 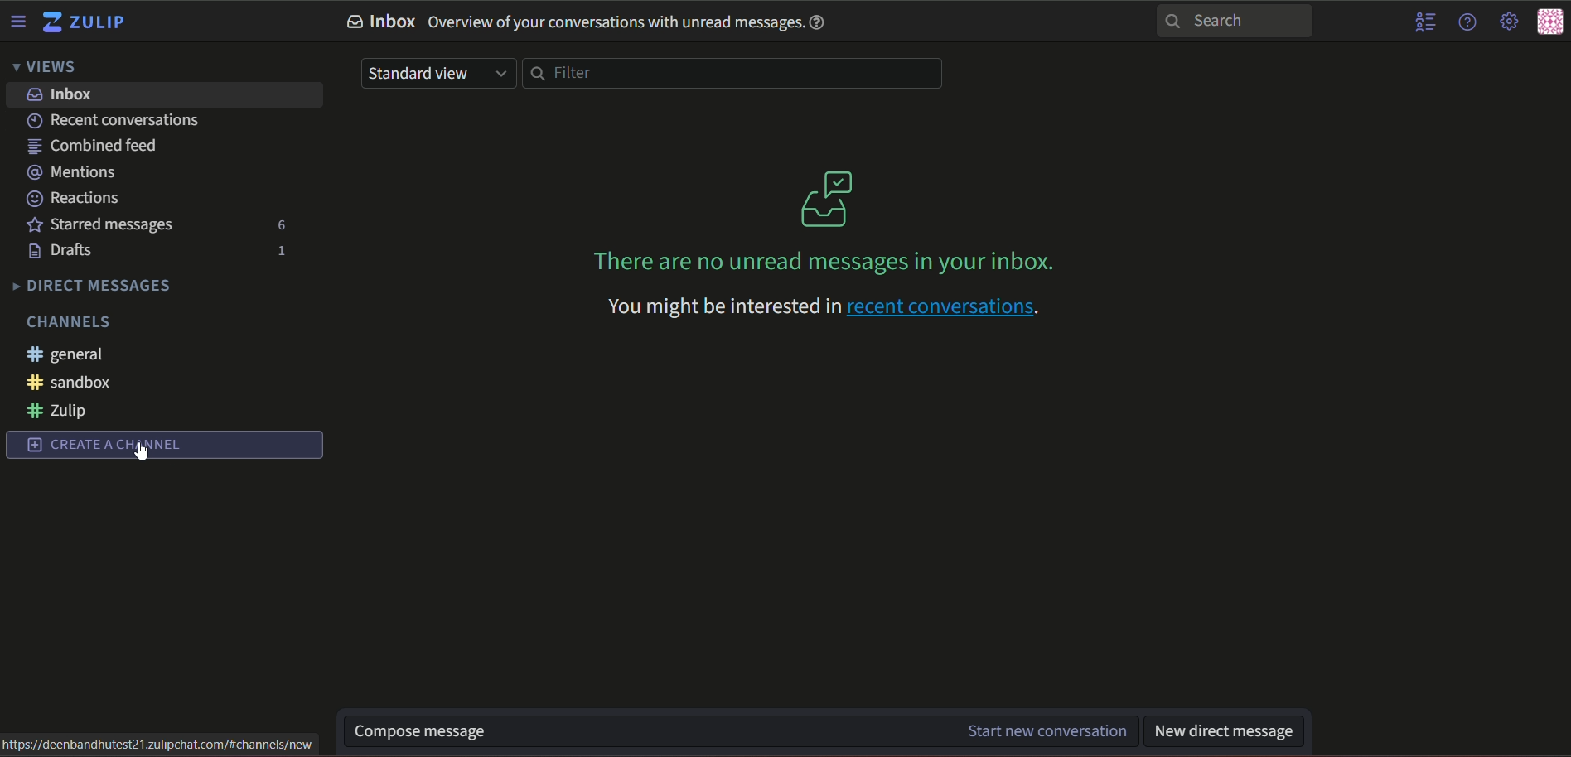 What do you see at coordinates (70, 382) in the screenshot?
I see `#sandbox` at bounding box center [70, 382].